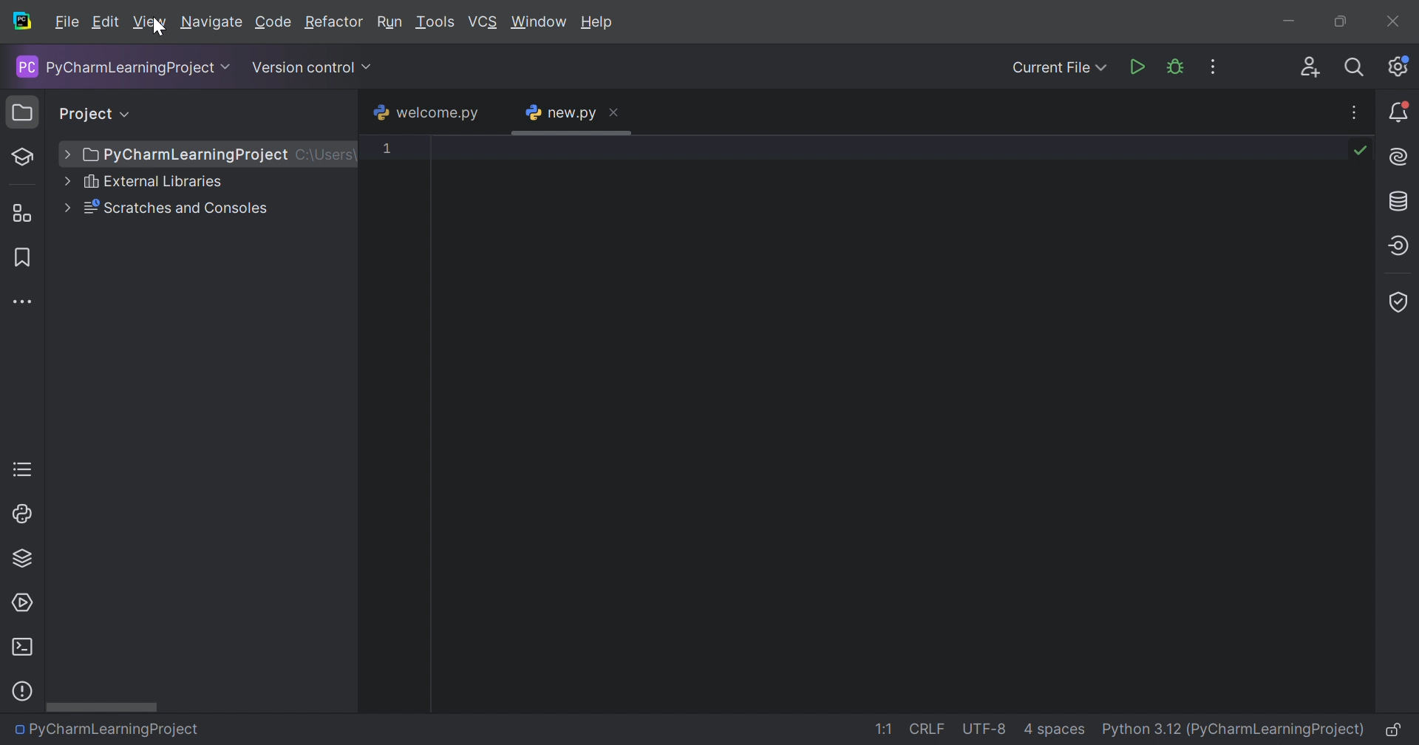 This screenshot has width=1419, height=745. Describe the element at coordinates (984, 729) in the screenshot. I see `UTF-8` at that location.